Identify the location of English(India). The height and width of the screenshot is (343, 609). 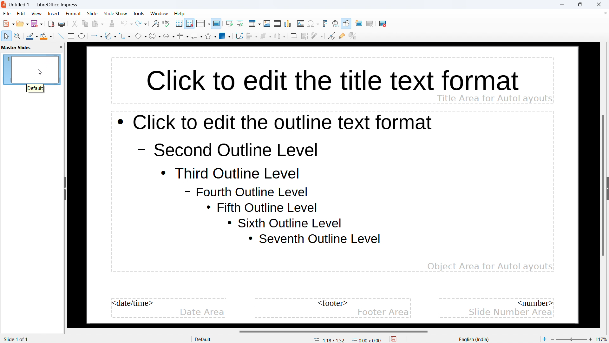
(472, 340).